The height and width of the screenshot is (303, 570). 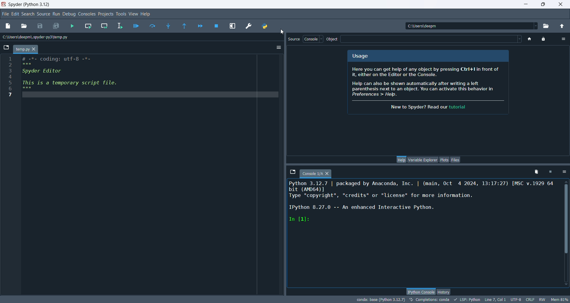 What do you see at coordinates (43, 14) in the screenshot?
I see `source` at bounding box center [43, 14].